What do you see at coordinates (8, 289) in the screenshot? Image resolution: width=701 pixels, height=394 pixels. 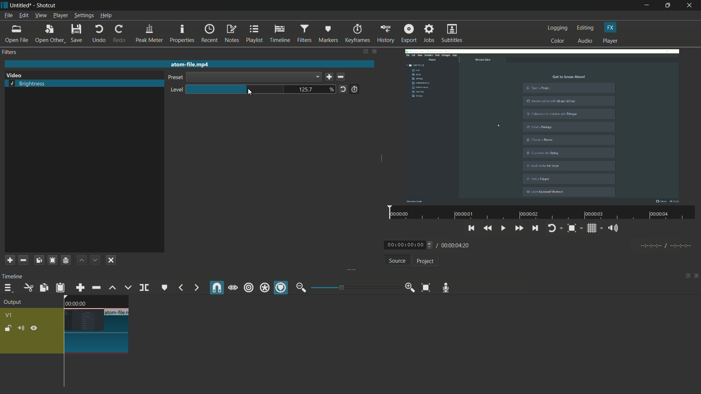 I see `timeline menu` at bounding box center [8, 289].